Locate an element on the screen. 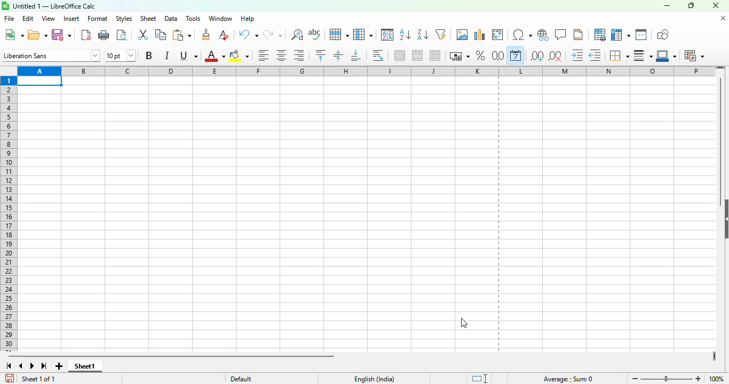  clone formatting is located at coordinates (207, 35).